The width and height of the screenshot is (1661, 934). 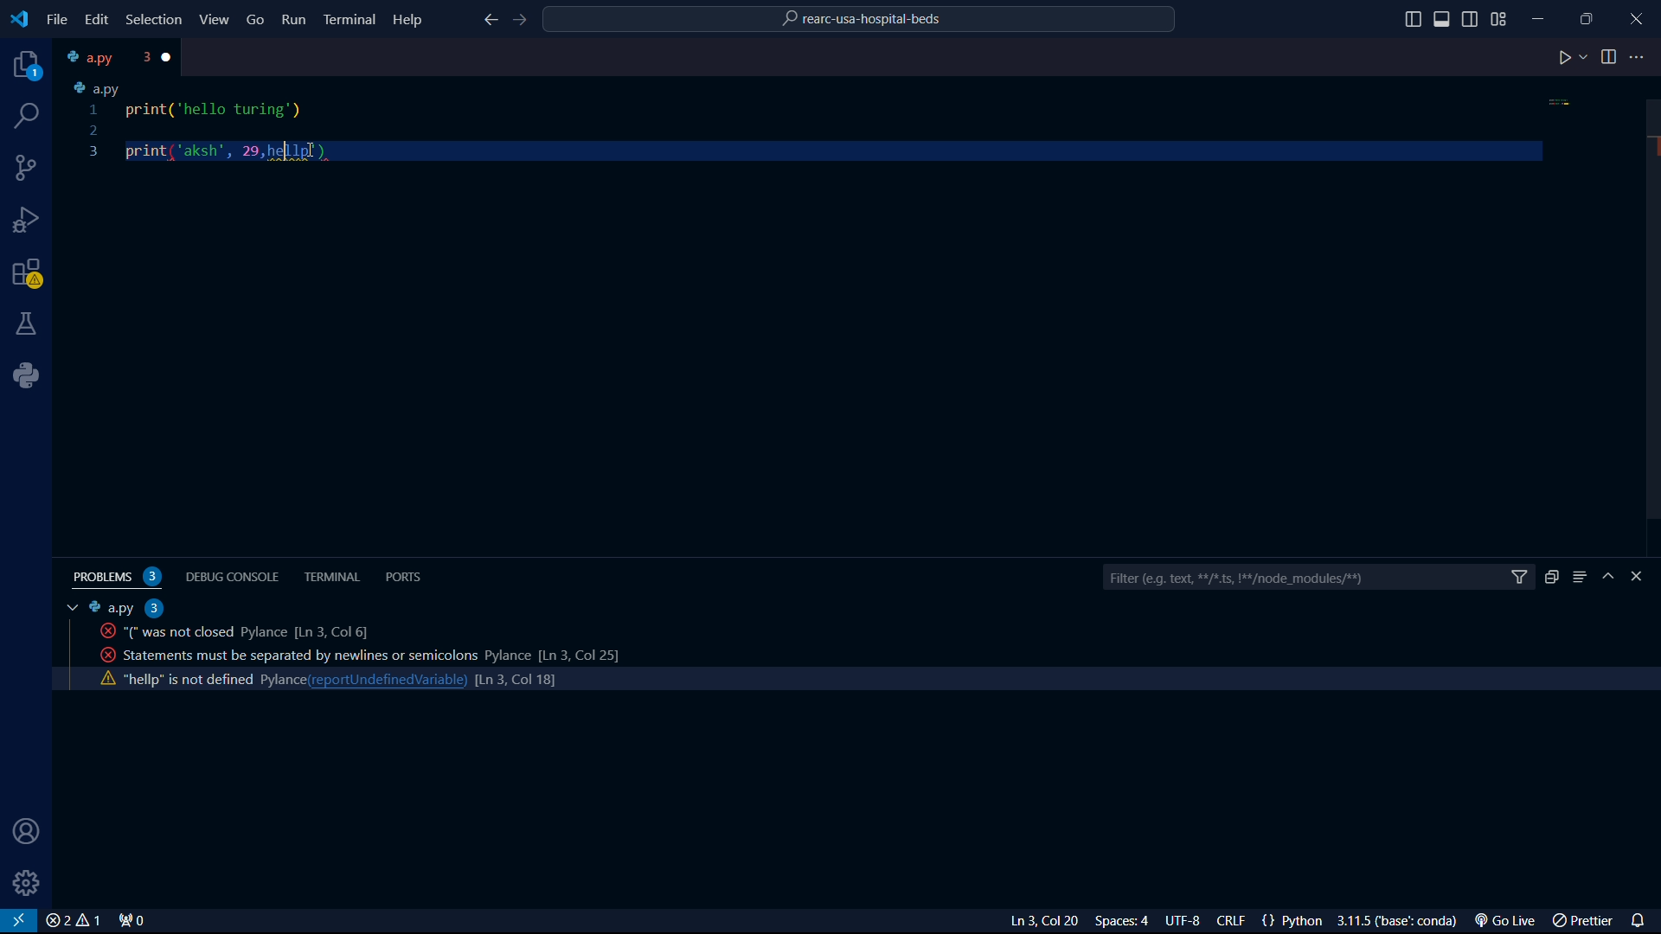 What do you see at coordinates (333, 577) in the screenshot?
I see `terminal` at bounding box center [333, 577].